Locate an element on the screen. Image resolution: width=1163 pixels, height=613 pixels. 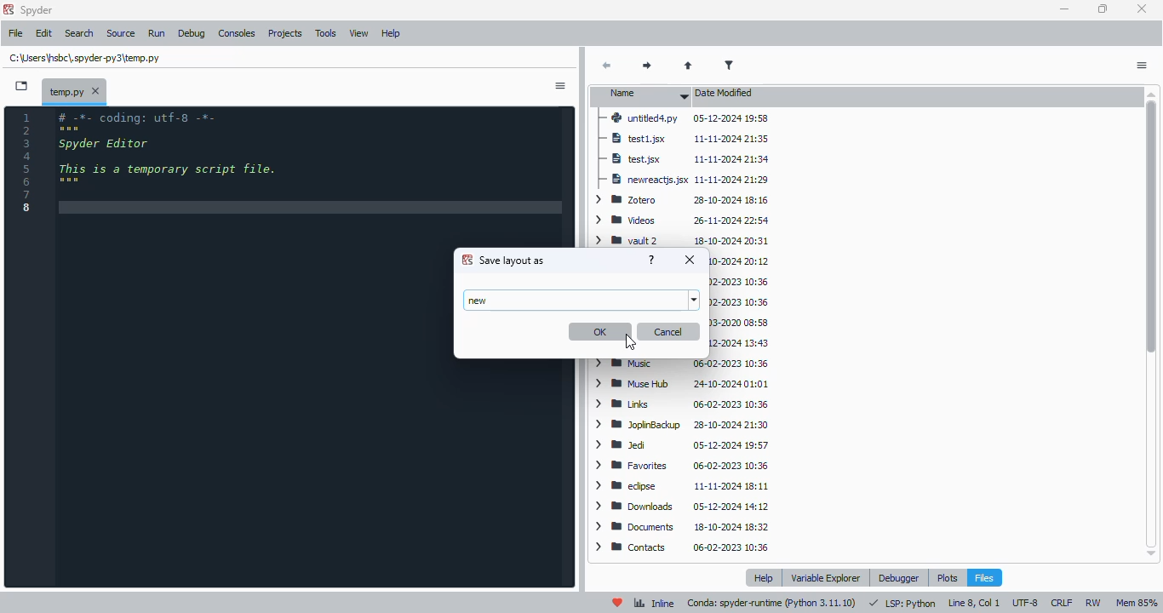
close is located at coordinates (689, 260).